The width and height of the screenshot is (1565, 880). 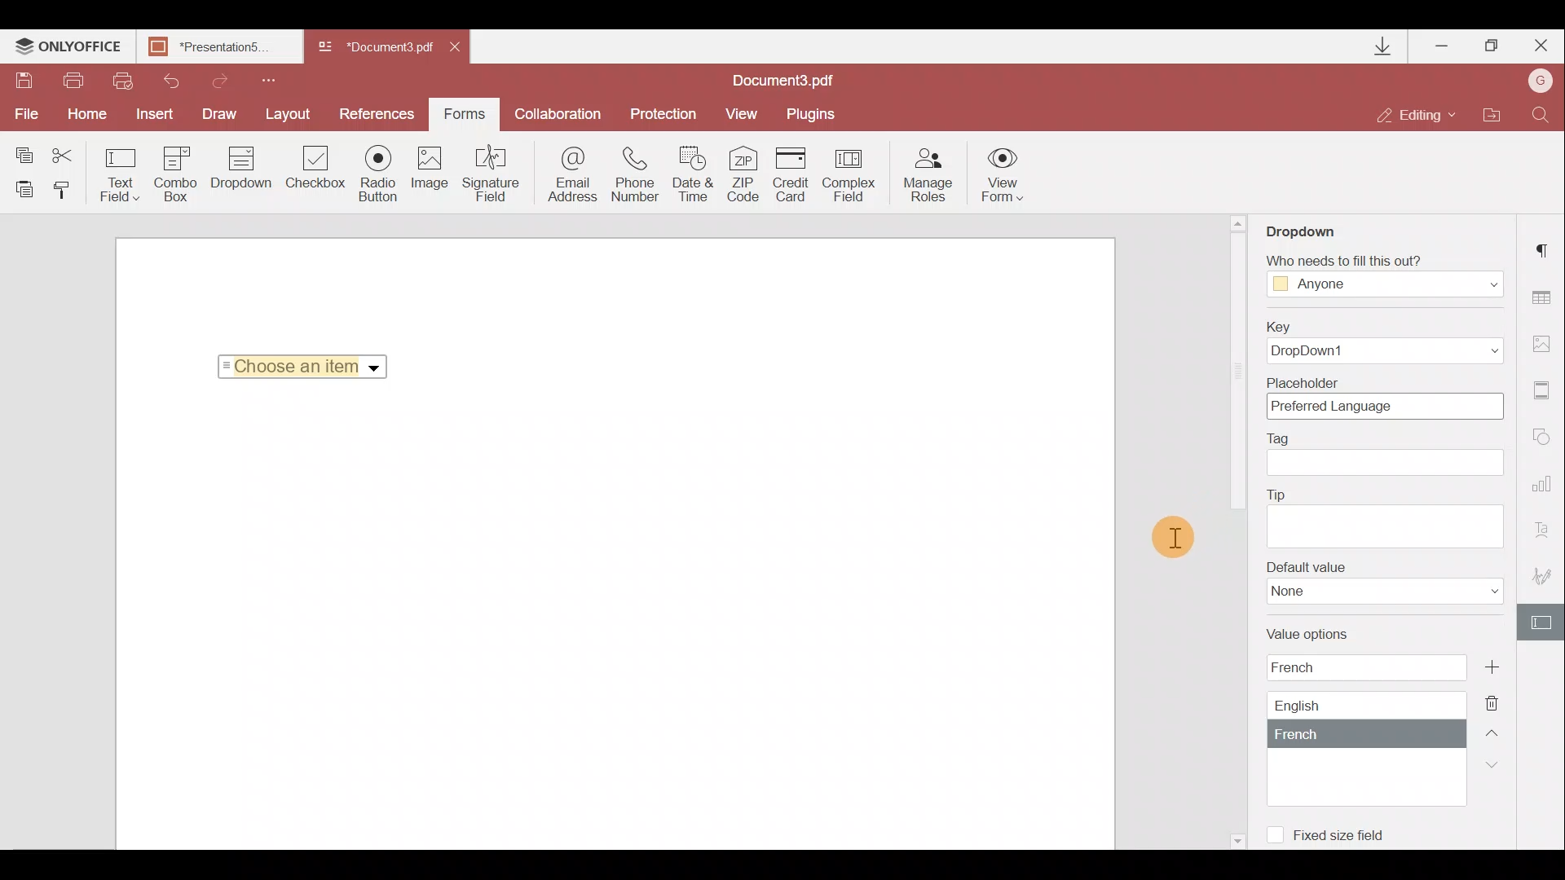 What do you see at coordinates (23, 152) in the screenshot?
I see `Copy` at bounding box center [23, 152].